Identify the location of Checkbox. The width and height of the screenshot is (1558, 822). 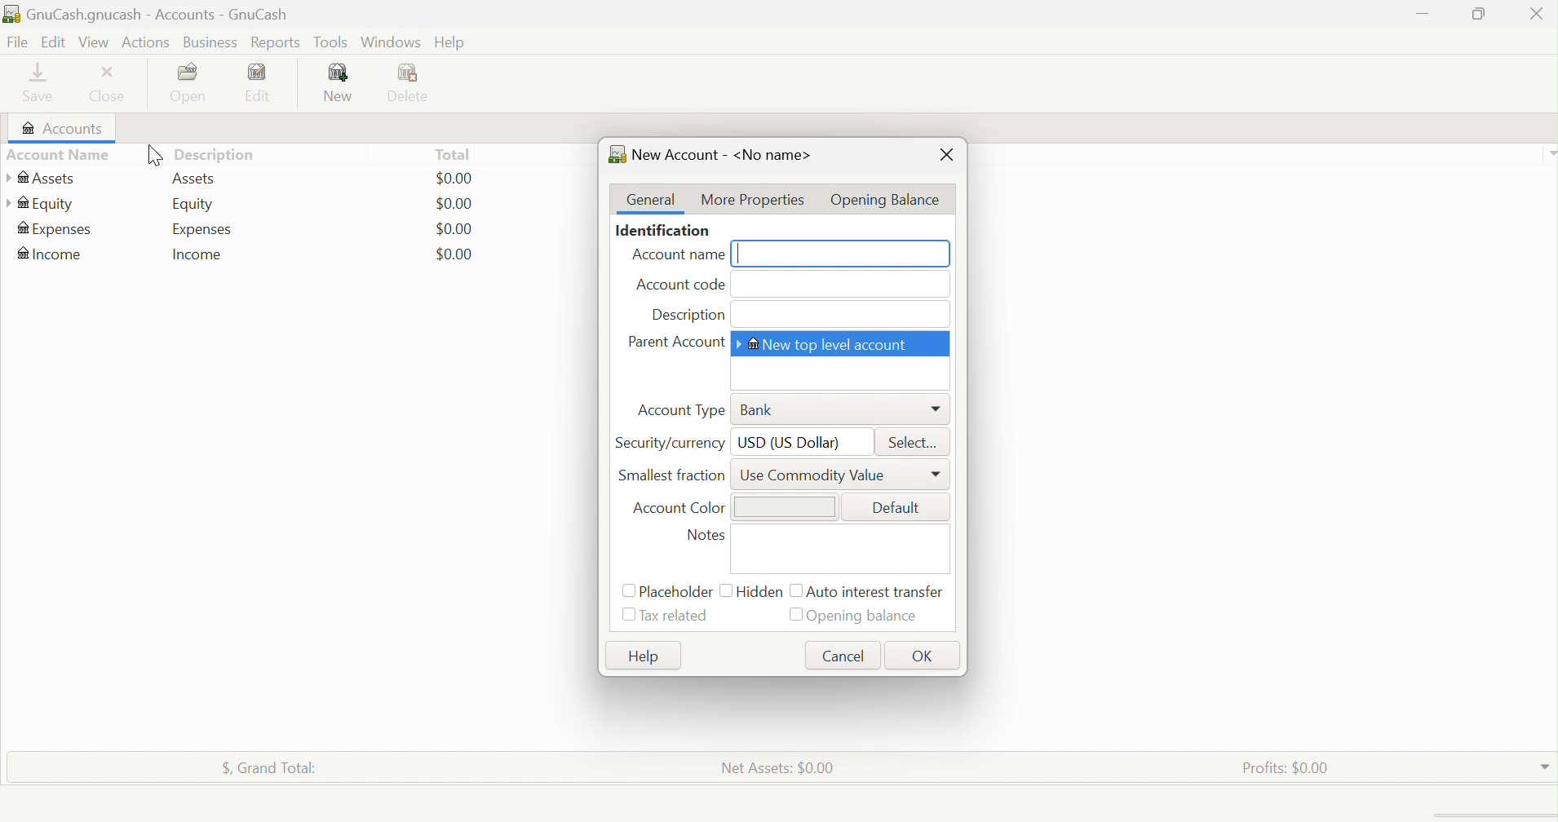
(628, 616).